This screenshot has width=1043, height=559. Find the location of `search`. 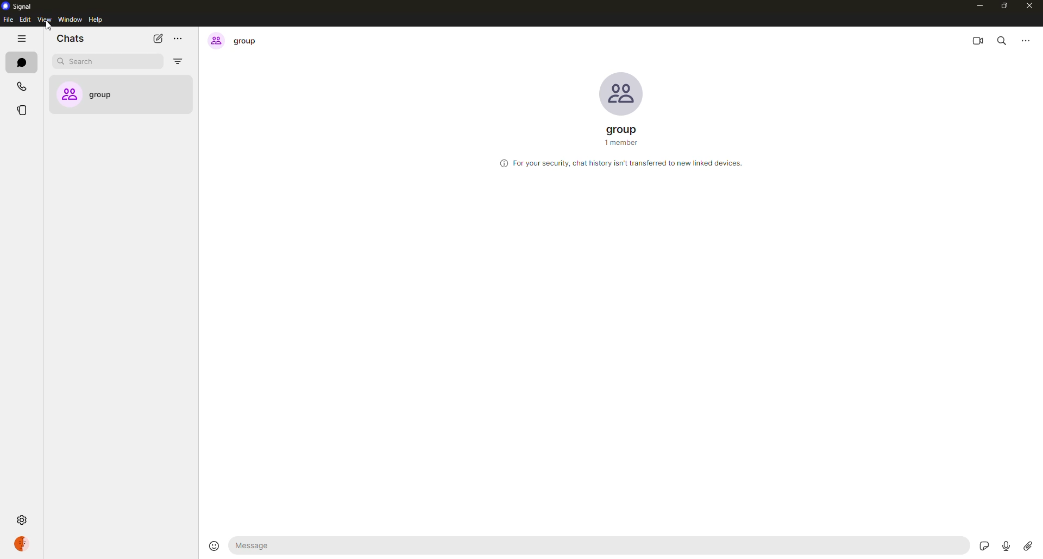

search is located at coordinates (85, 62).